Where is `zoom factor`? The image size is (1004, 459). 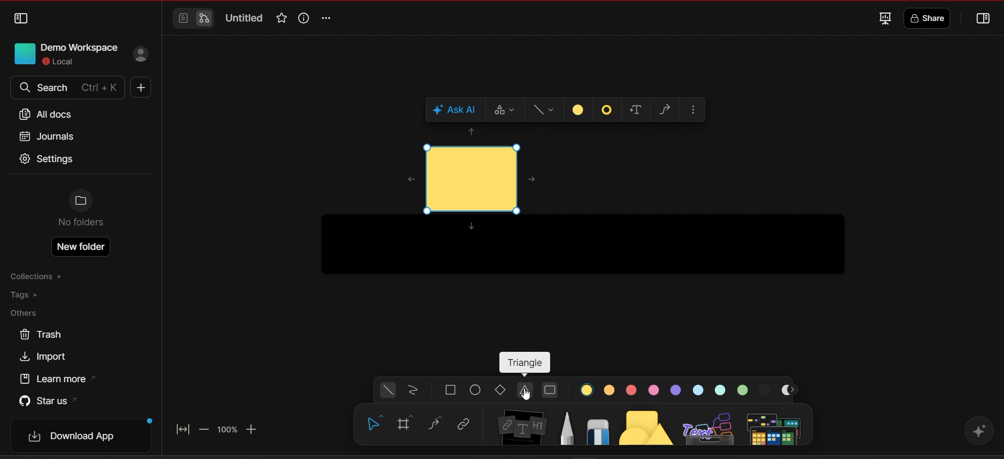
zoom factor is located at coordinates (227, 430).